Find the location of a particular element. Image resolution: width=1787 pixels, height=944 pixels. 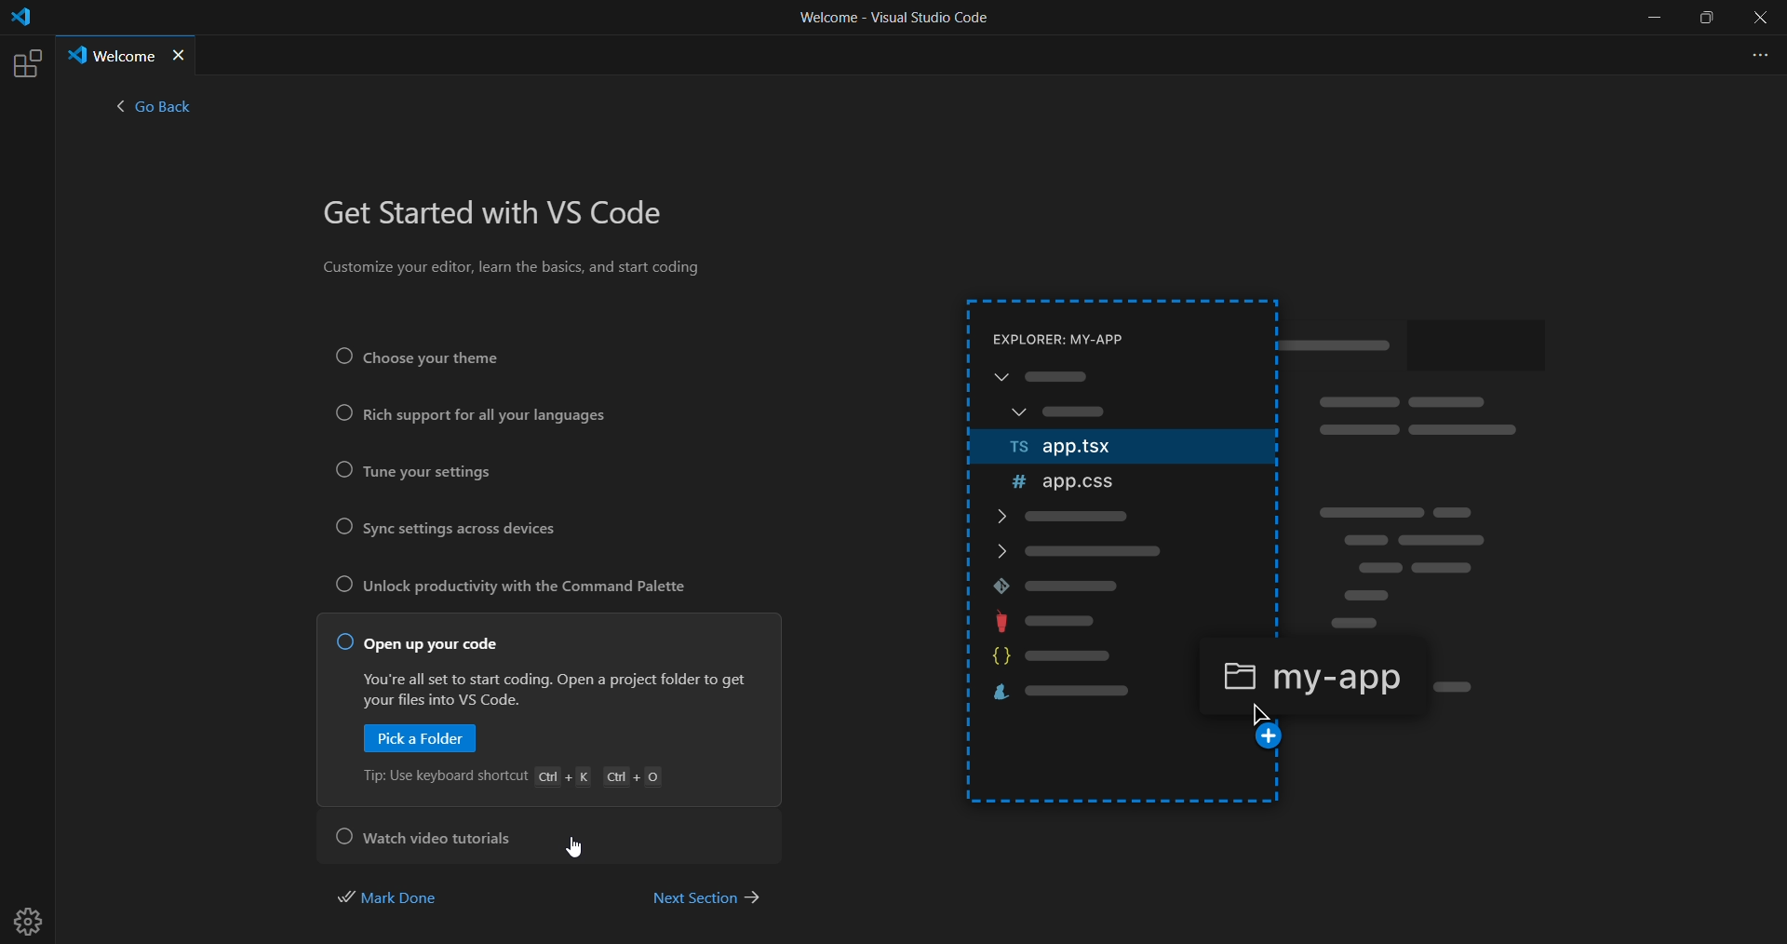

app.css is located at coordinates (1108, 481).